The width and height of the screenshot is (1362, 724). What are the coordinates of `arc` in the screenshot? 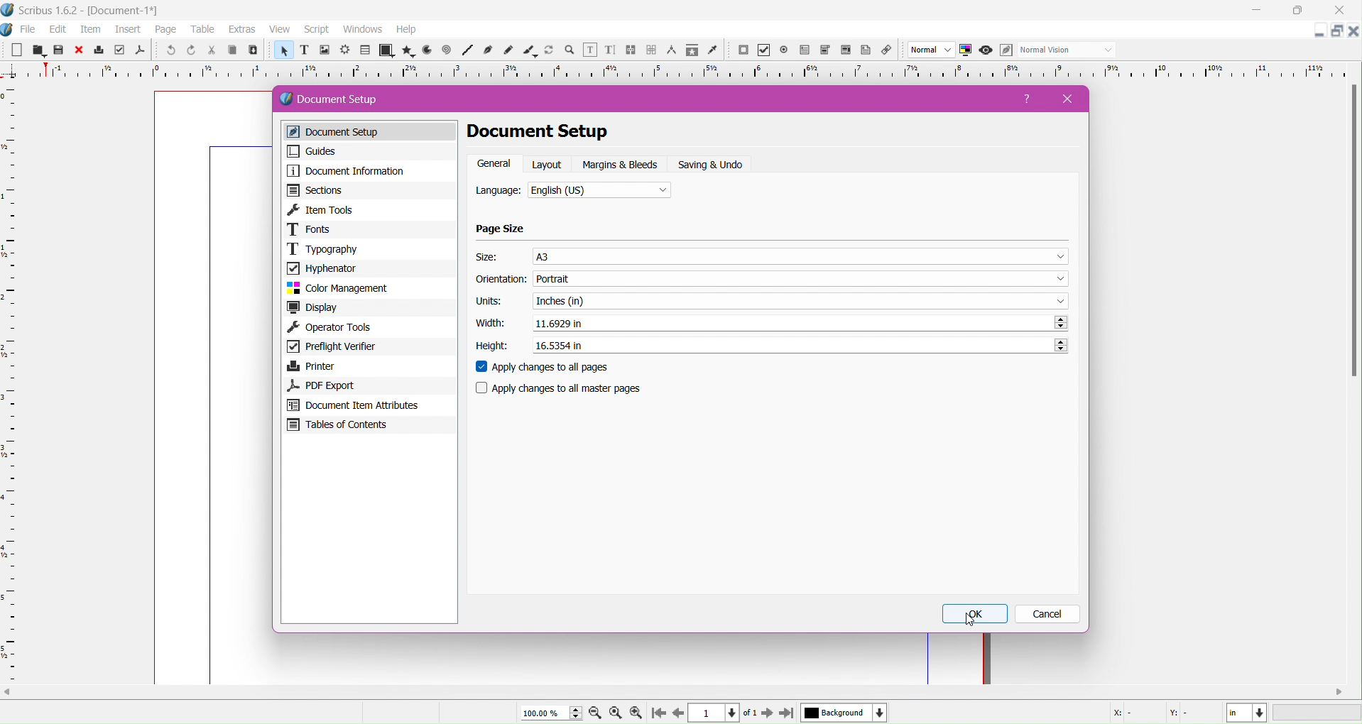 It's located at (425, 50).